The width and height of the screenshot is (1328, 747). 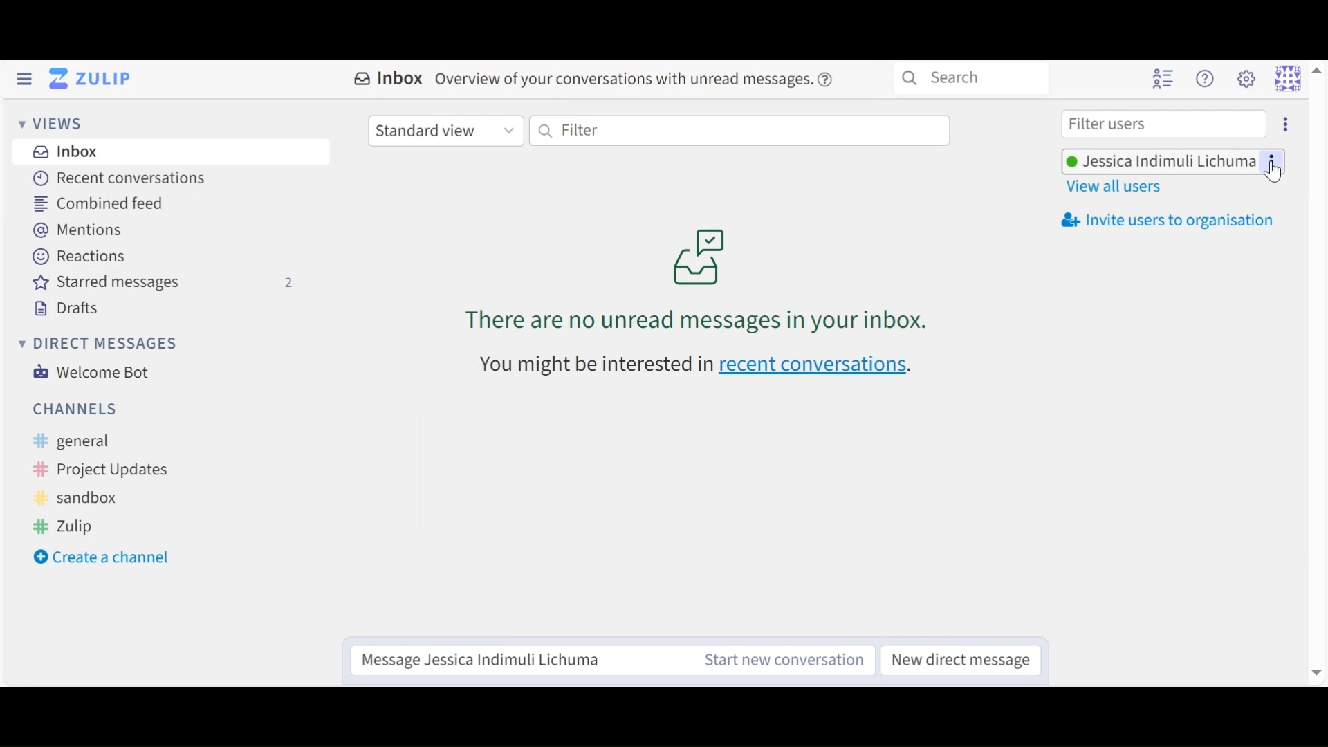 I want to click on Drafts, so click(x=68, y=308).